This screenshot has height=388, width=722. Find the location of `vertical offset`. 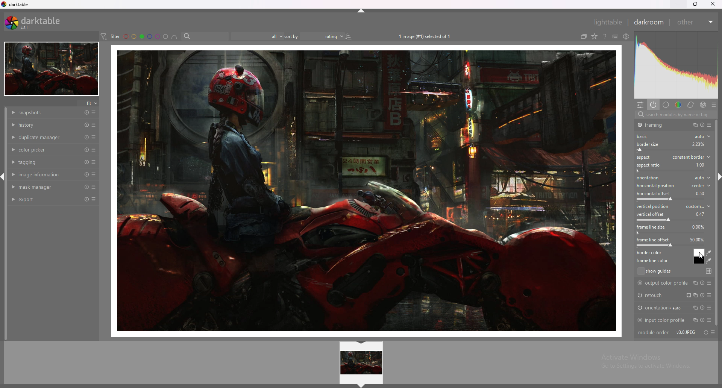

vertical offset is located at coordinates (652, 214).